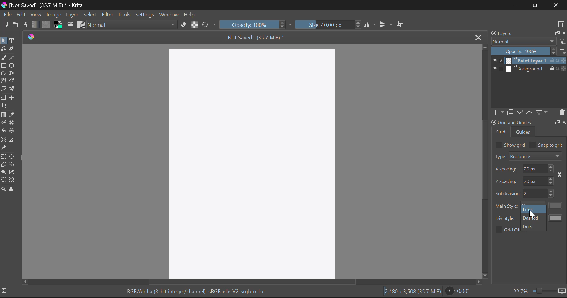 The width and height of the screenshot is (567, 298). What do you see at coordinates (327, 24) in the screenshot?
I see `Brush Size` at bounding box center [327, 24].